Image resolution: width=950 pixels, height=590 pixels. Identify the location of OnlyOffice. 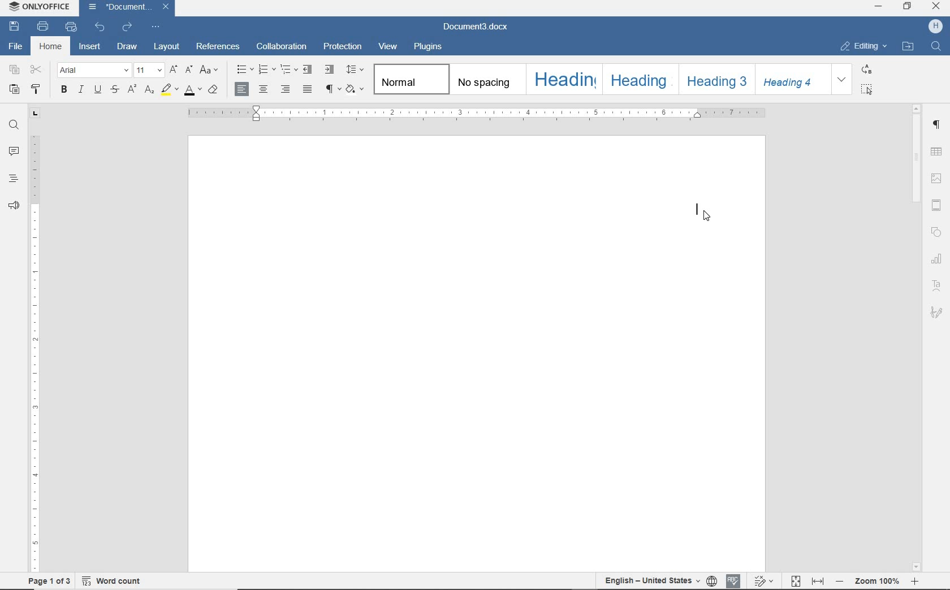
(38, 7).